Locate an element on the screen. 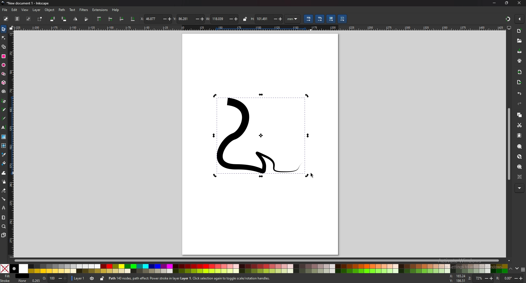 Image resolution: width=526 pixels, height=283 pixels. view is located at coordinates (24, 10).